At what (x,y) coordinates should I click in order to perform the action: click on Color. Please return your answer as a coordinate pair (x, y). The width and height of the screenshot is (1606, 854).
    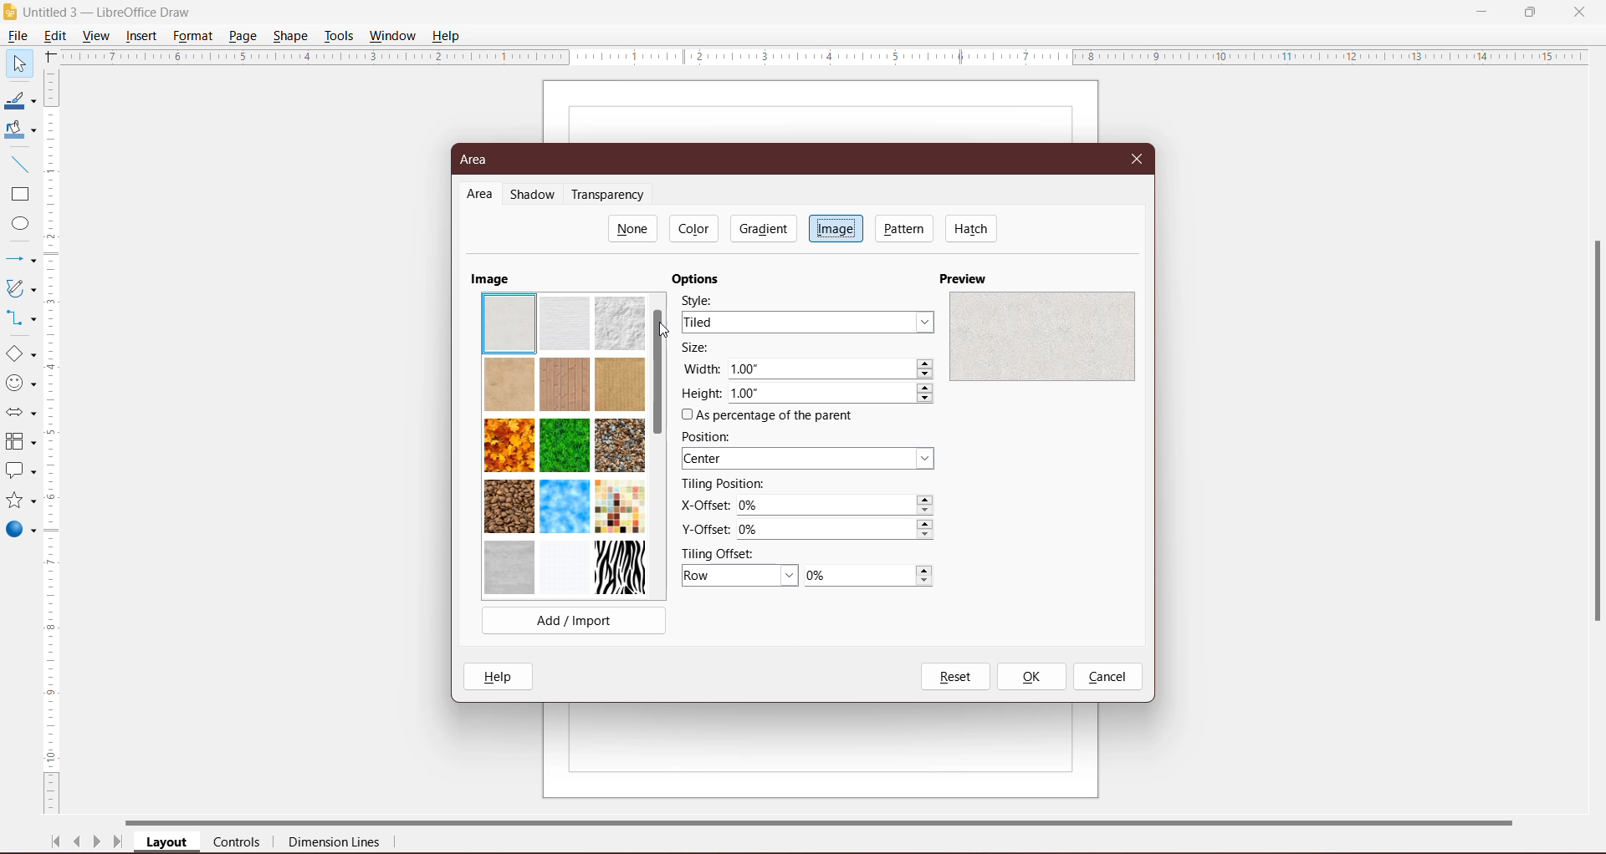
    Looking at the image, I should click on (696, 228).